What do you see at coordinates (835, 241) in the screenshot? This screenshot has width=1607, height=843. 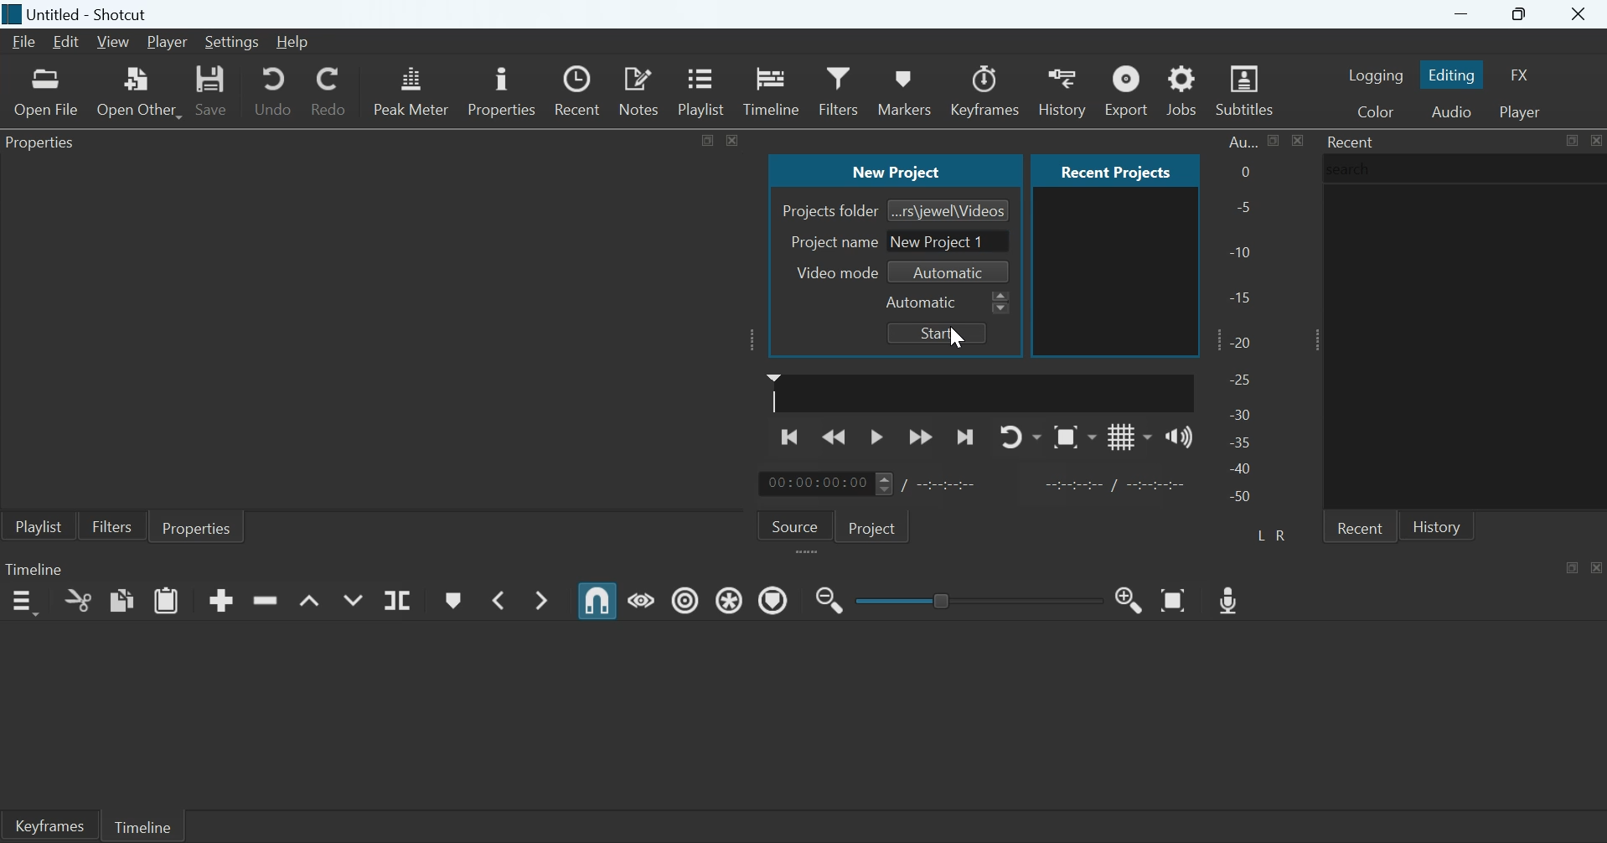 I see `Project name` at bounding box center [835, 241].